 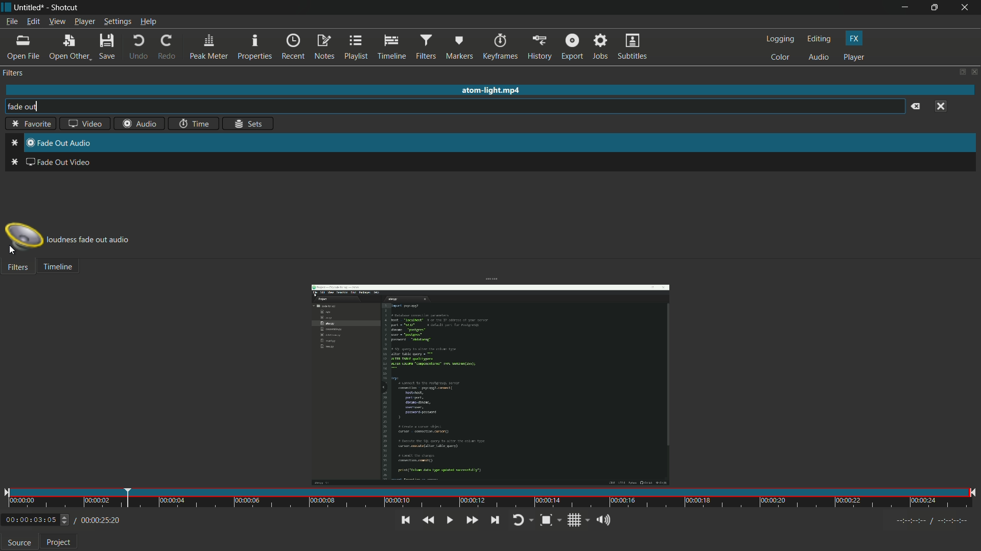 I want to click on favorite, so click(x=29, y=124).